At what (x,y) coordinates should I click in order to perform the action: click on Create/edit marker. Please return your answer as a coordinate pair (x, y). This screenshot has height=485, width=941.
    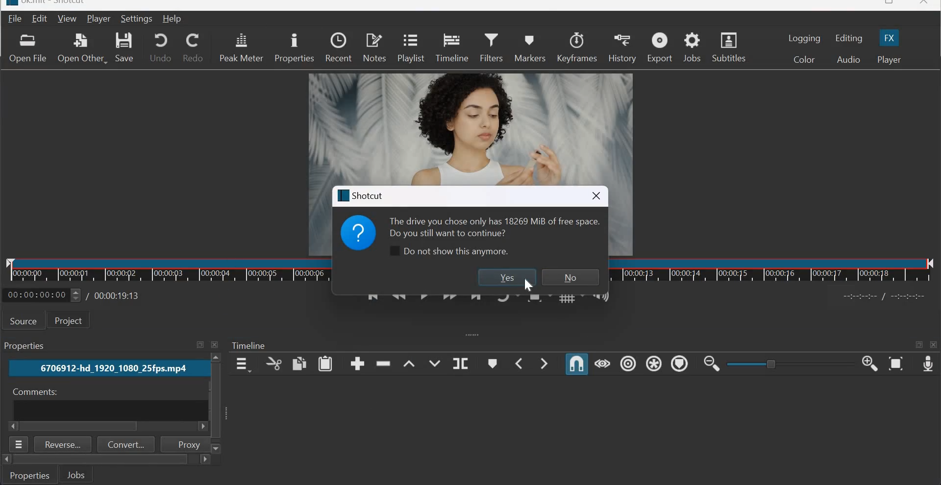
    Looking at the image, I should click on (494, 363).